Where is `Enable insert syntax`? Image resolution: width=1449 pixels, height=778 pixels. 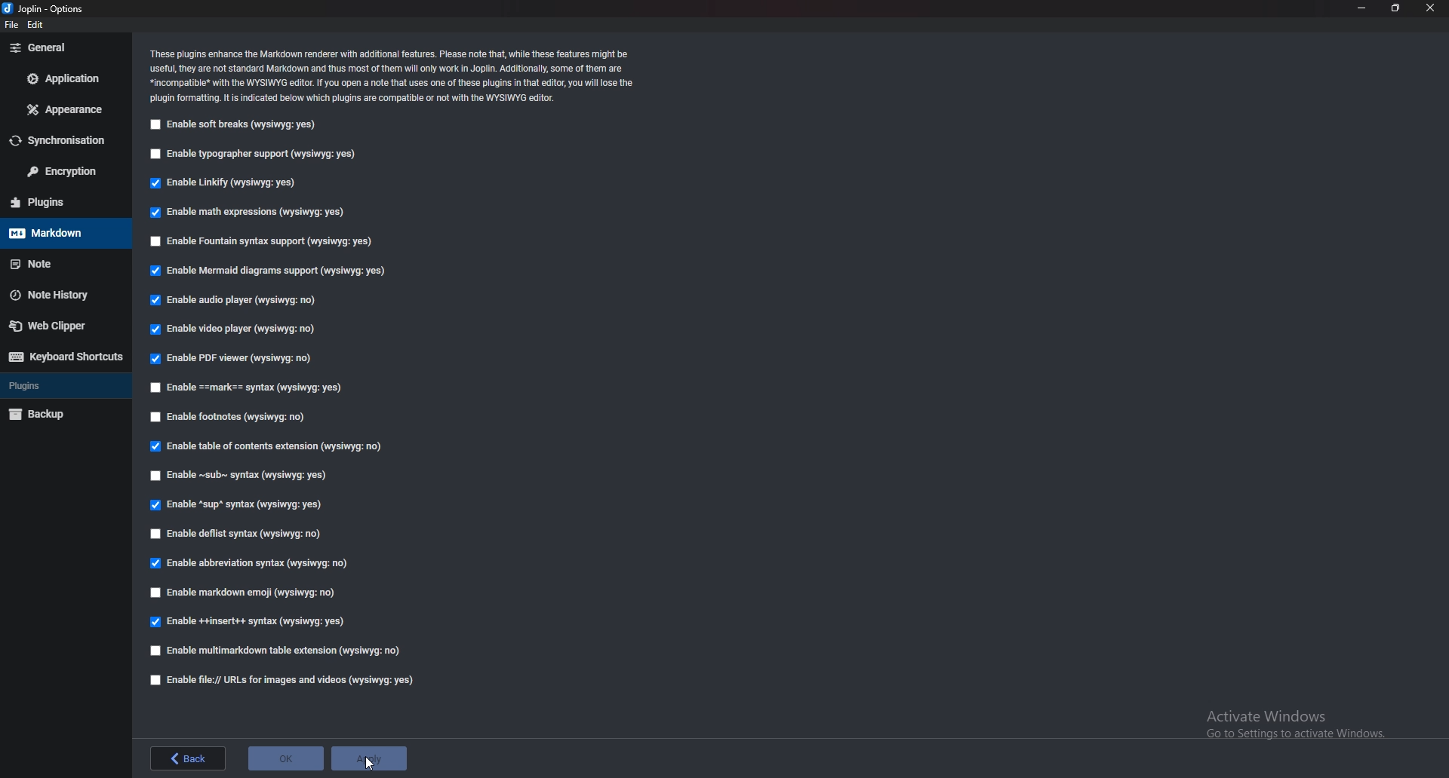
Enable insert syntax is located at coordinates (259, 621).